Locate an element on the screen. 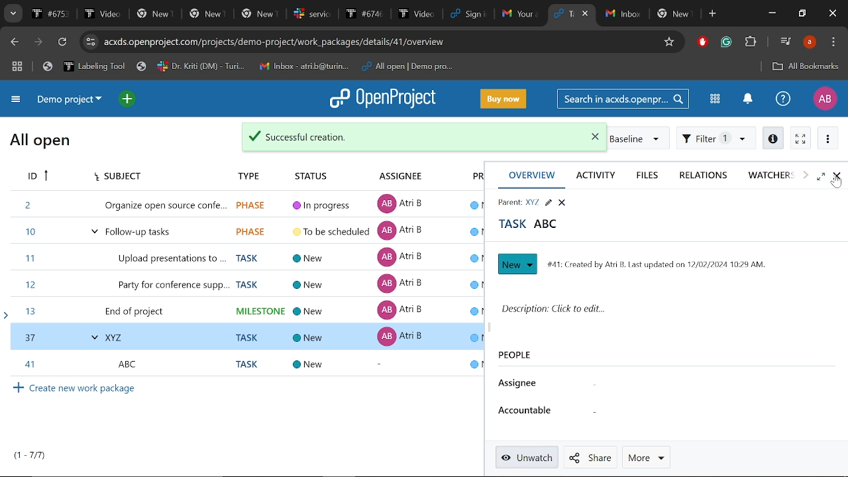 This screenshot has height=477, width=848. Other tabs is located at coordinates (650, 15).